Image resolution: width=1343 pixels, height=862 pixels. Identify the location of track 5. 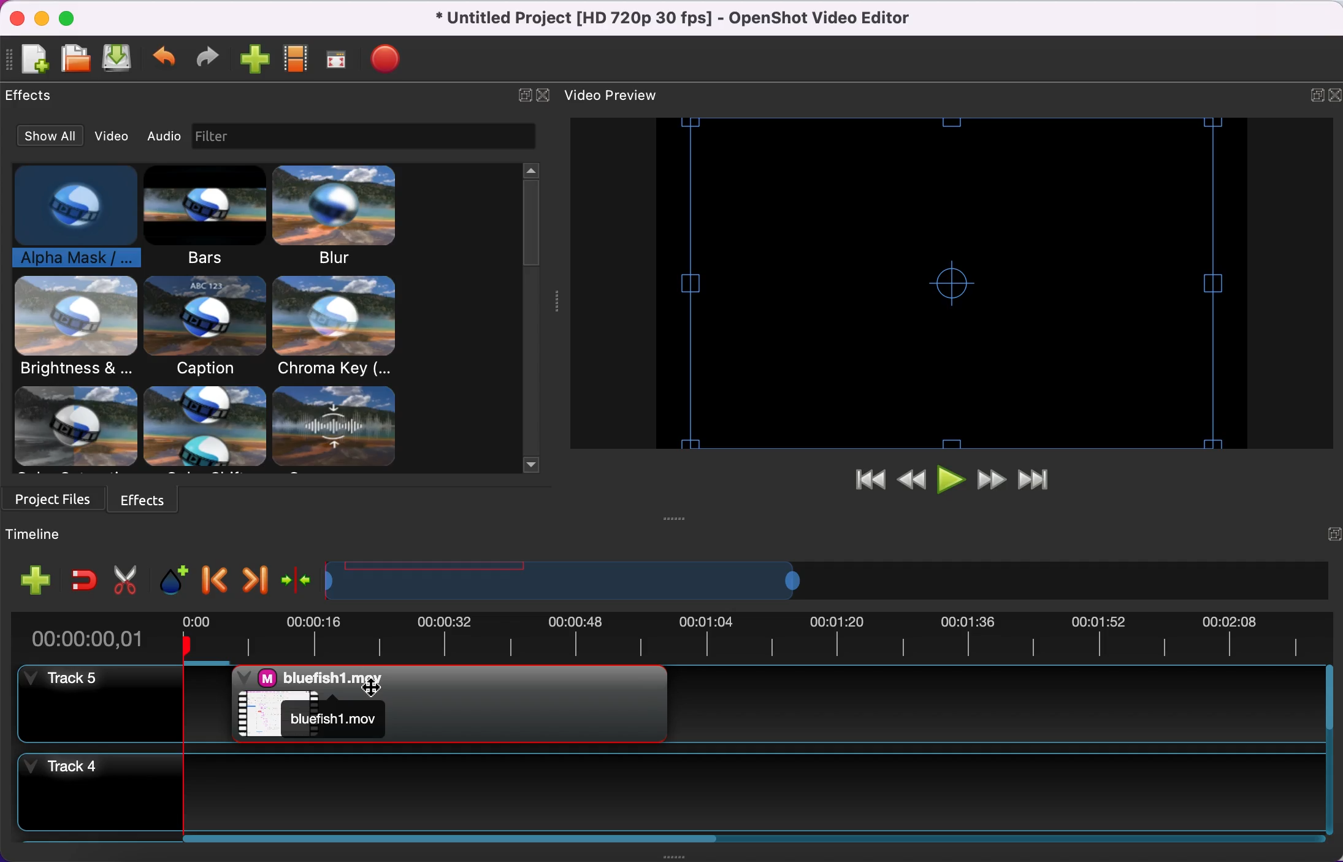
(102, 710).